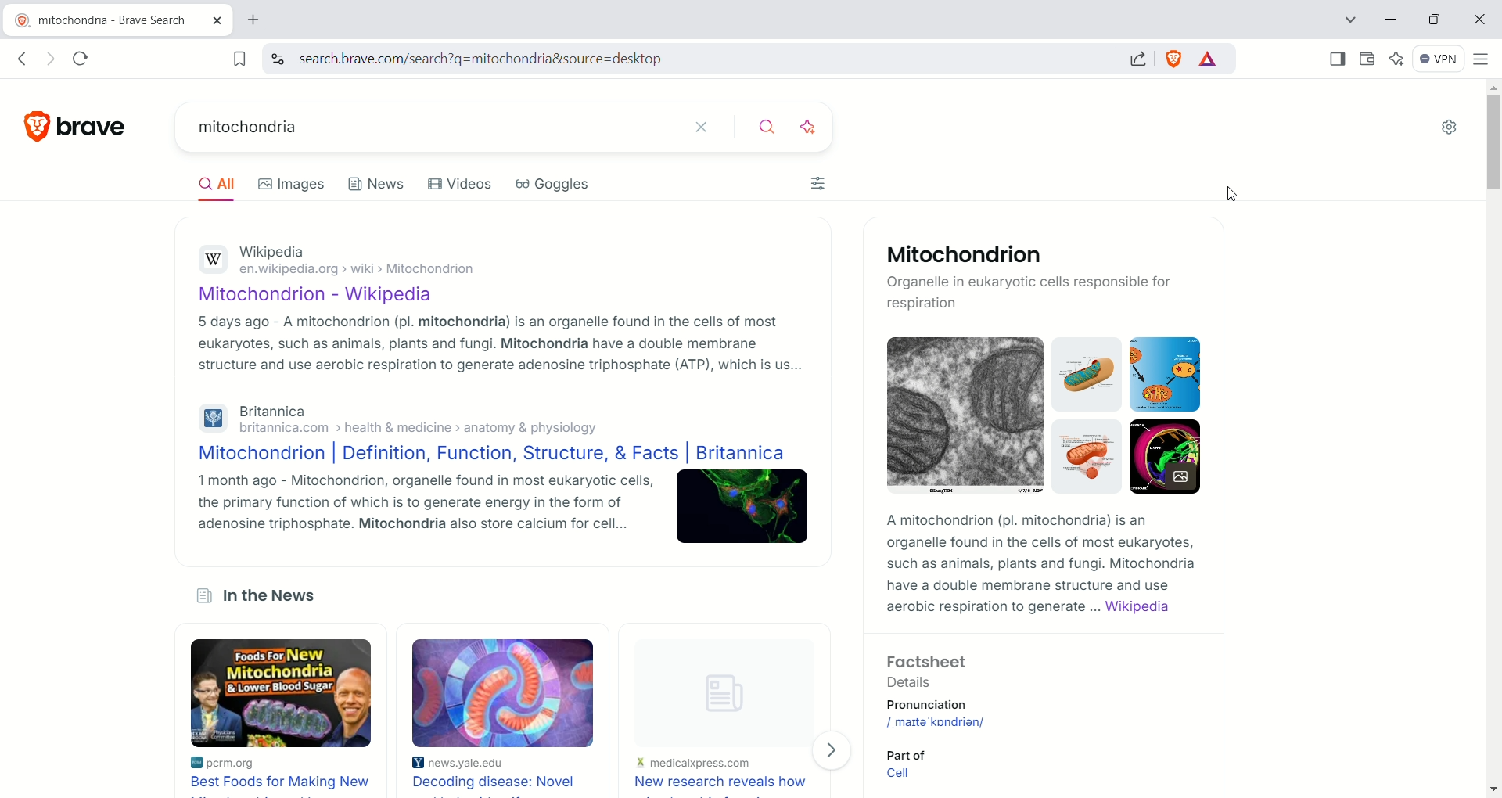 This screenshot has width=1502, height=798. What do you see at coordinates (1016, 254) in the screenshot?
I see `Mitochondrion` at bounding box center [1016, 254].